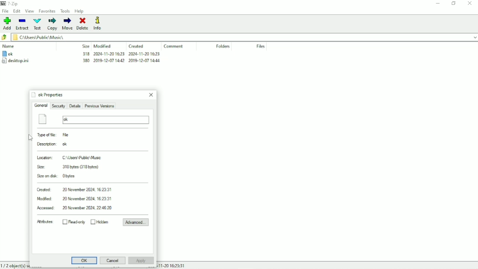  What do you see at coordinates (136, 222) in the screenshot?
I see `Advanced` at bounding box center [136, 222].